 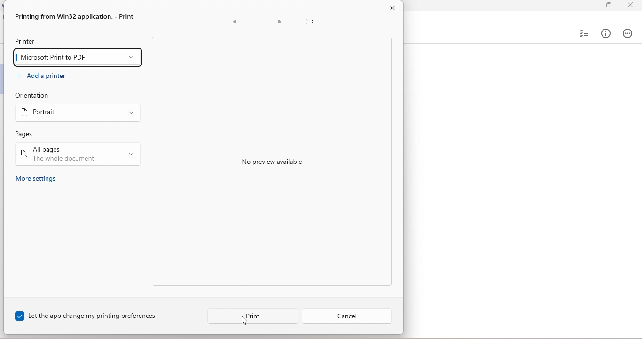 What do you see at coordinates (26, 41) in the screenshot?
I see `printer` at bounding box center [26, 41].